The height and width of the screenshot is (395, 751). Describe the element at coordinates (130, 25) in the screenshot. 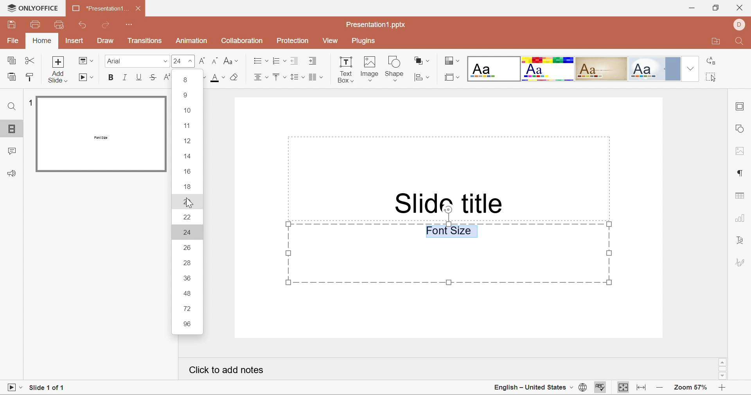

I see `Customize quick access toolbar` at that location.